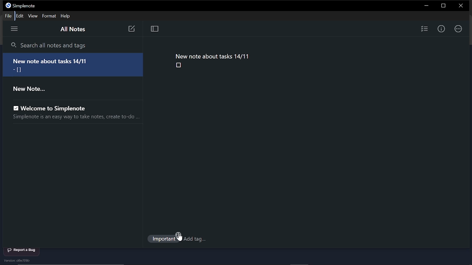  Describe the element at coordinates (49, 16) in the screenshot. I see `Format` at that location.